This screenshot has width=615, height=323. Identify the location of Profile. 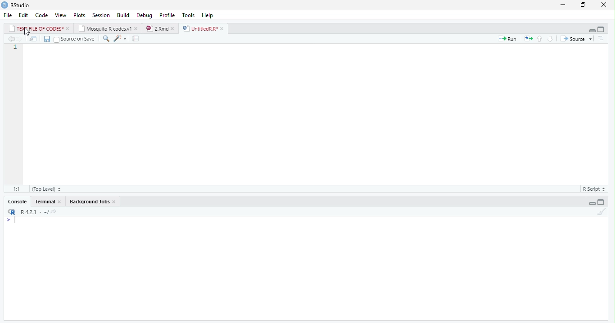
(167, 14).